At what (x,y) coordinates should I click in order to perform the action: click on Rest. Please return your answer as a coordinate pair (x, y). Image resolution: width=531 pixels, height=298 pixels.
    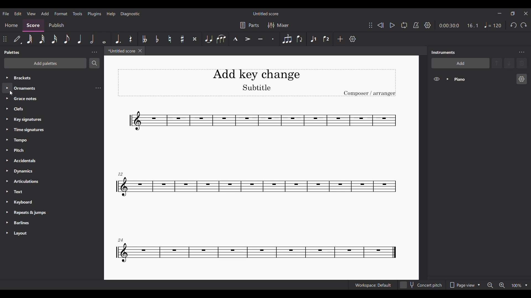
    Looking at the image, I should click on (131, 39).